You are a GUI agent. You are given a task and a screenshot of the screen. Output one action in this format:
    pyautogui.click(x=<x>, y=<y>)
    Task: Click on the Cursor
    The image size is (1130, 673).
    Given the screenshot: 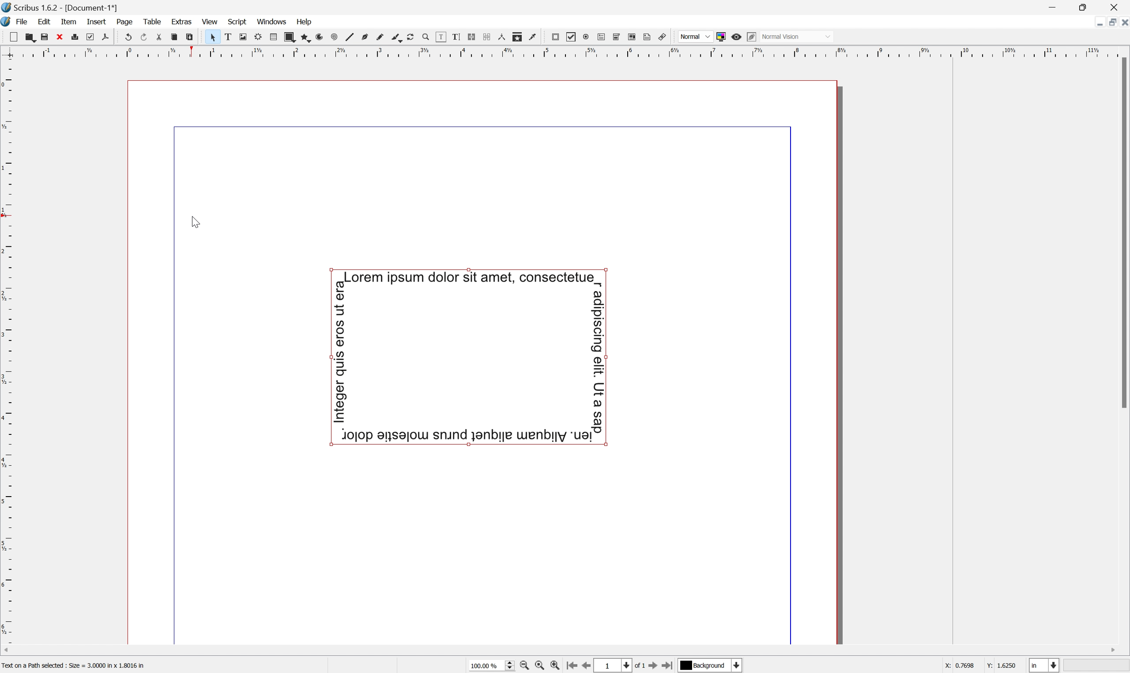 What is the action you would take?
    pyautogui.click(x=195, y=220)
    